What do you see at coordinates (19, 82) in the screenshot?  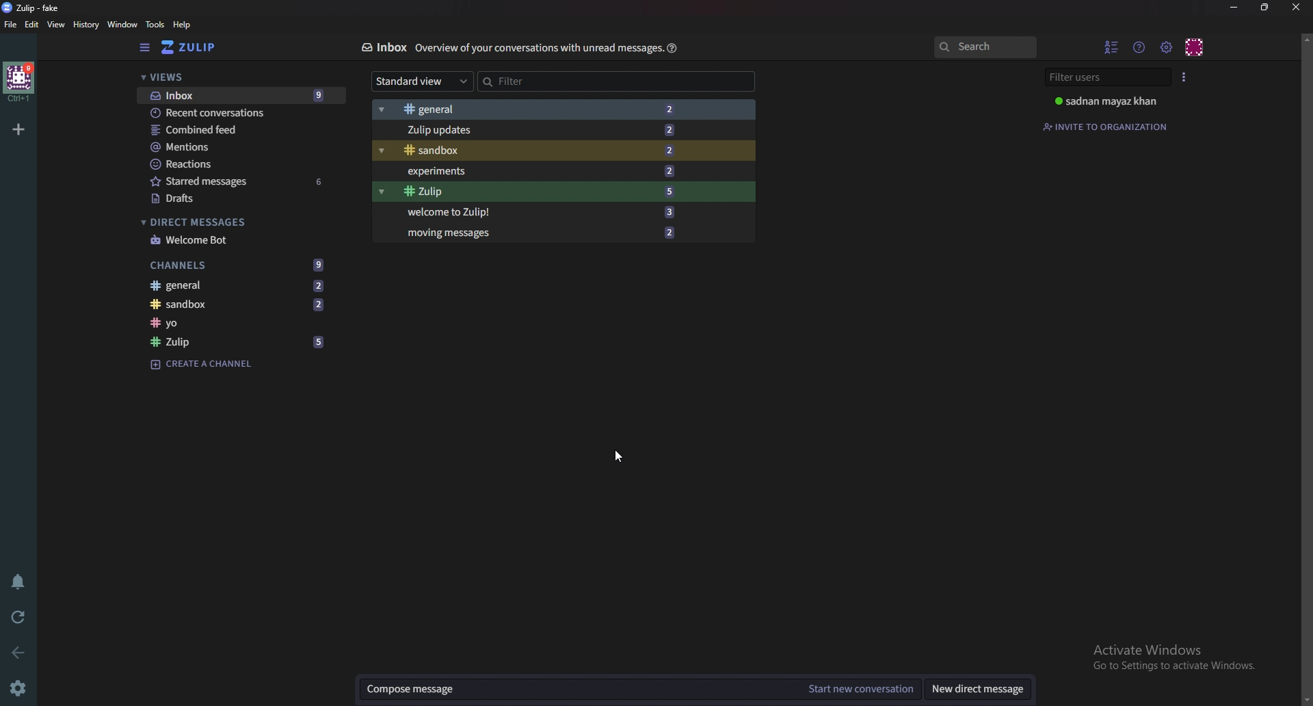 I see `home` at bounding box center [19, 82].